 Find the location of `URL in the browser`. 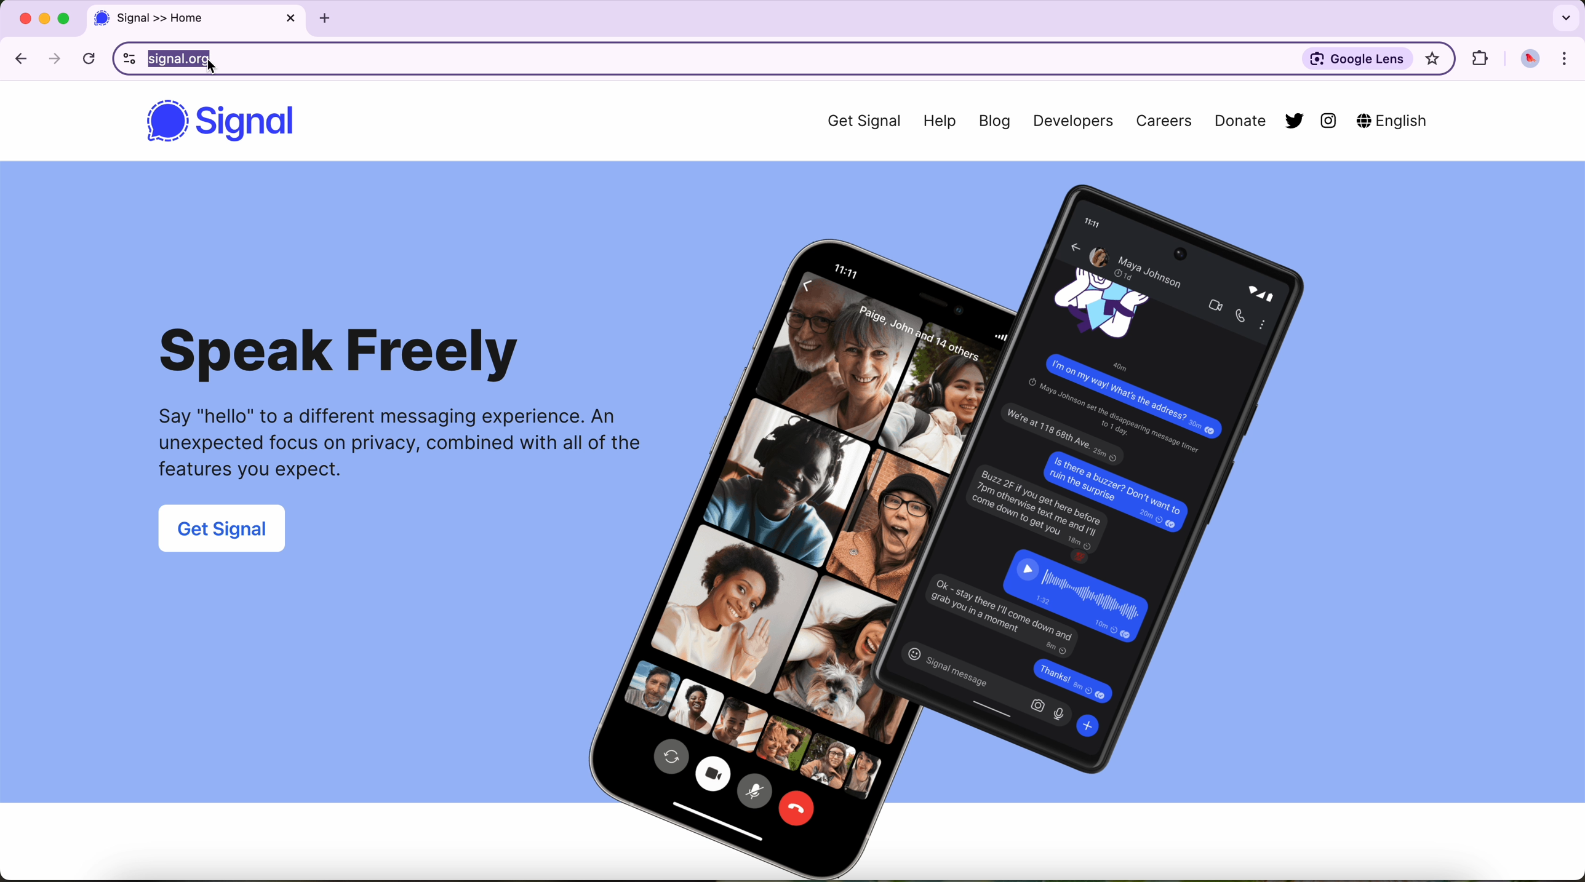

URL in the browser is located at coordinates (684, 58).